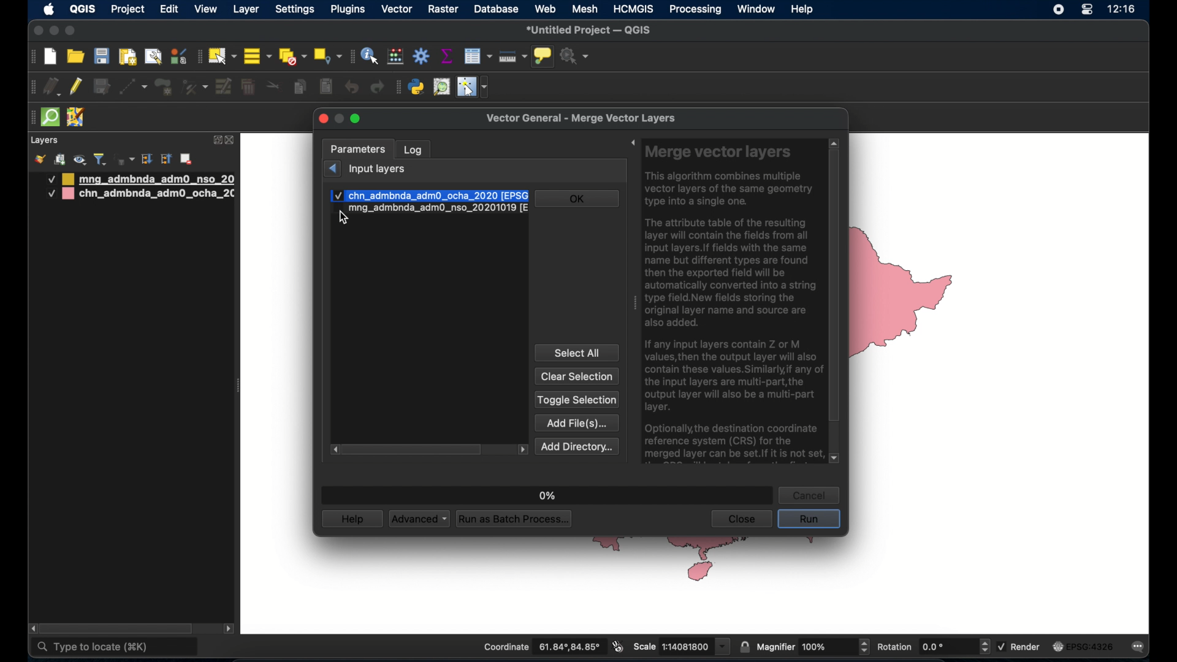 The width and height of the screenshot is (1177, 662). I want to click on project toolbar, so click(31, 57).